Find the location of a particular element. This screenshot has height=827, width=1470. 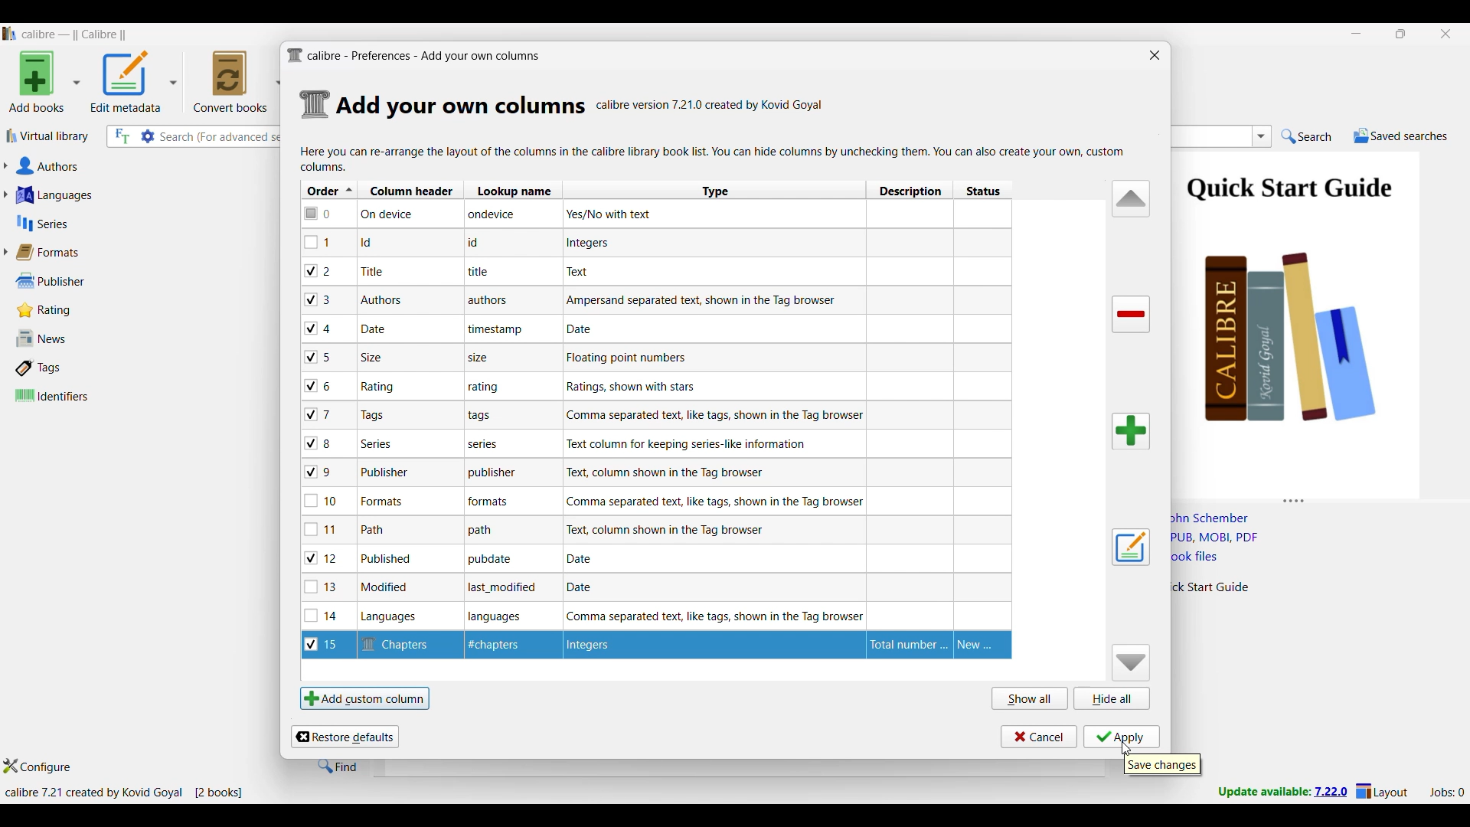

Explanation is located at coordinates (701, 444).